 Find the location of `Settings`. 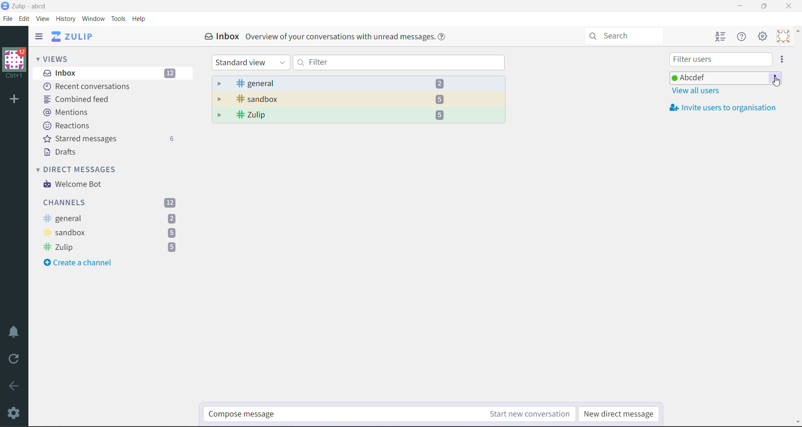

Settings is located at coordinates (15, 414).